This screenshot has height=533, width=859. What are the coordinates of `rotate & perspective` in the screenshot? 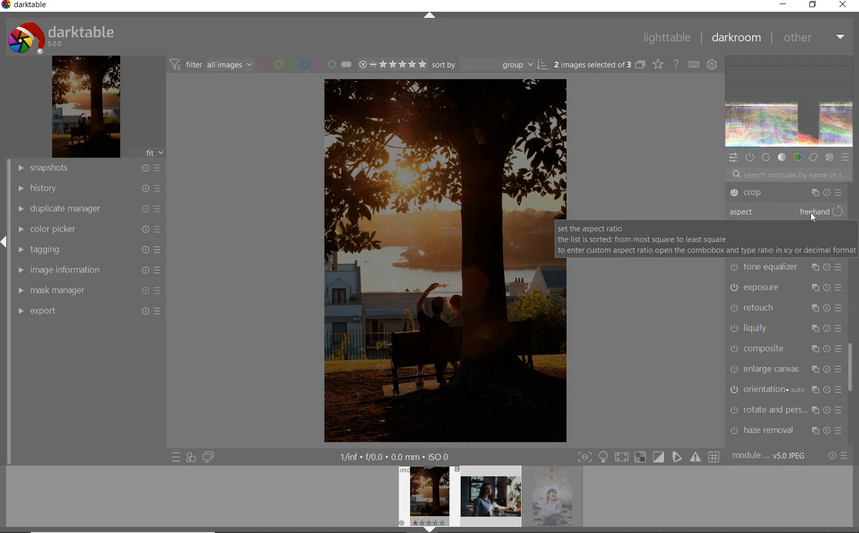 It's located at (785, 412).